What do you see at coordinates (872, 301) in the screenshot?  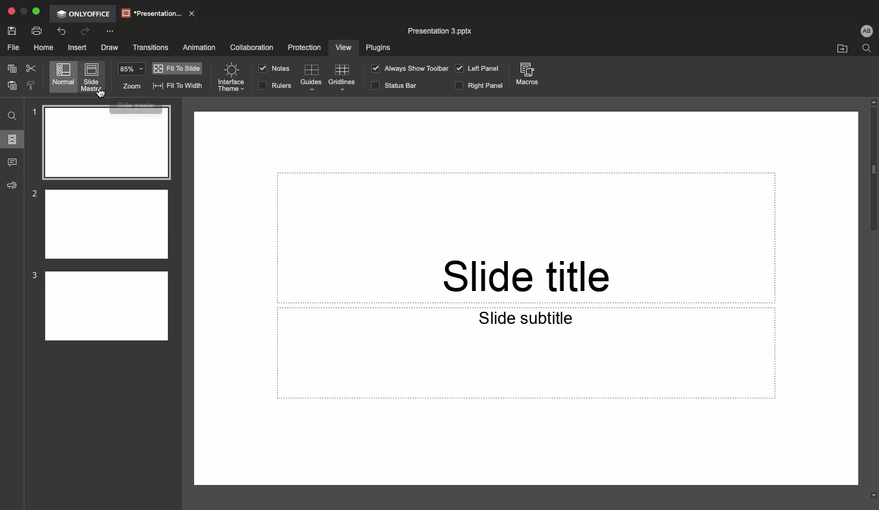 I see `Scroll bar` at bounding box center [872, 301].